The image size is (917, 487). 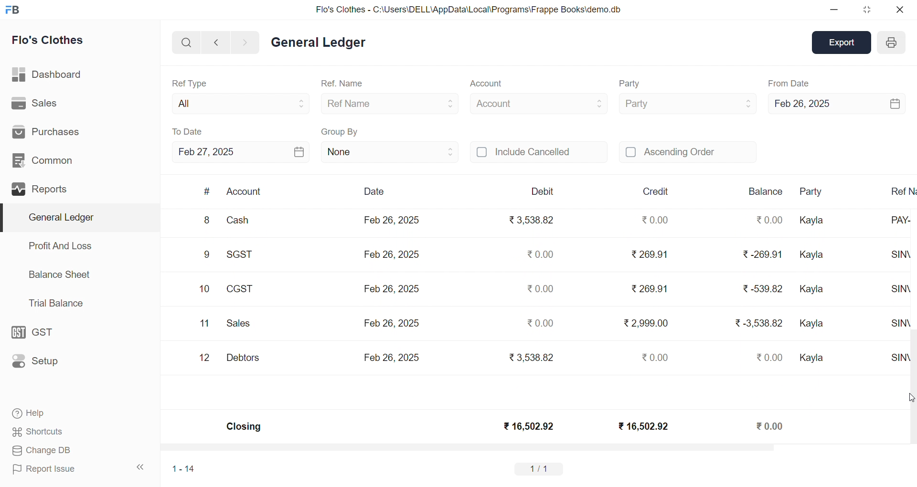 I want to click on CGST, so click(x=242, y=290).